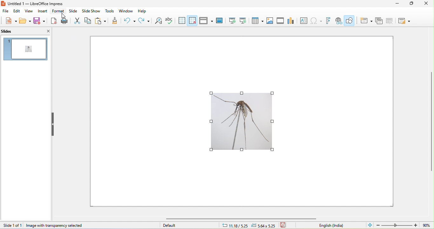 The image size is (434, 229). Describe the element at coordinates (100, 20) in the screenshot. I see `paste` at that location.